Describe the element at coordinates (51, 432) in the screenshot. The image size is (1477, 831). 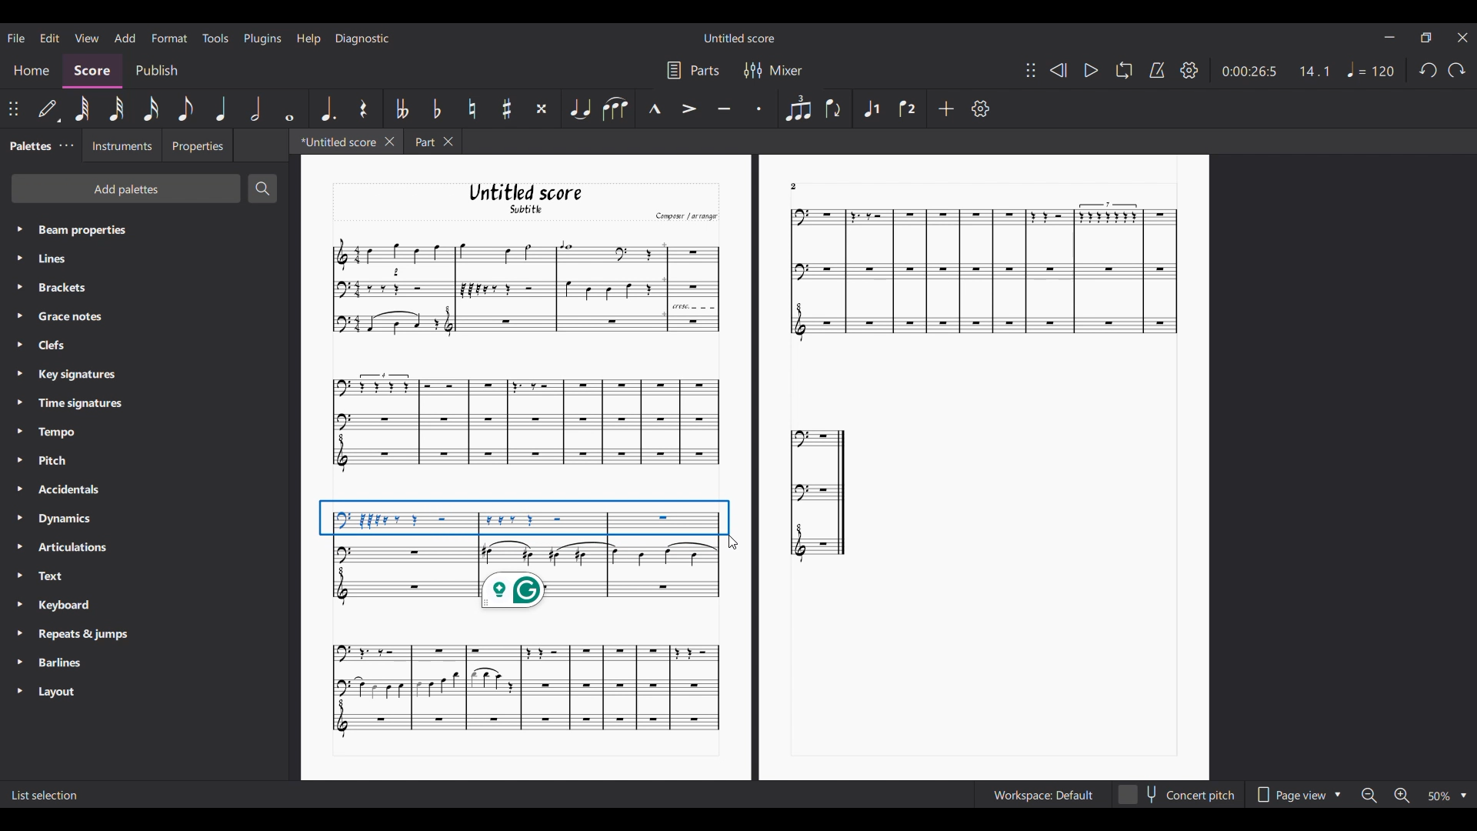
I see `> Tempo` at that location.